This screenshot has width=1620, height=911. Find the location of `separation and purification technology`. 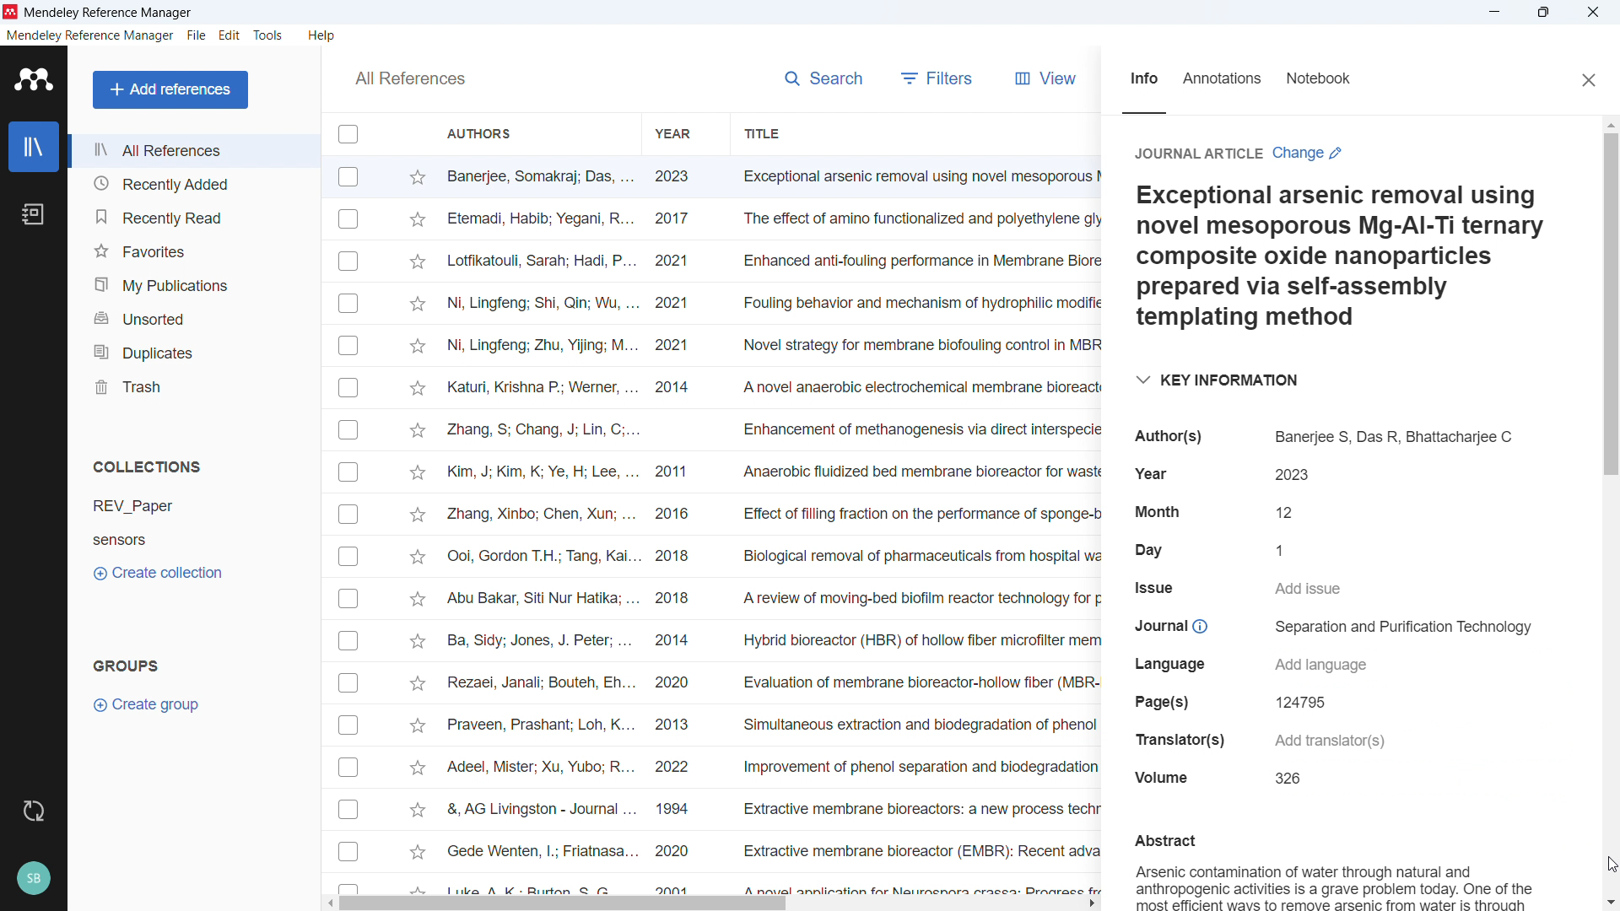

separation and purification technology is located at coordinates (1396, 628).